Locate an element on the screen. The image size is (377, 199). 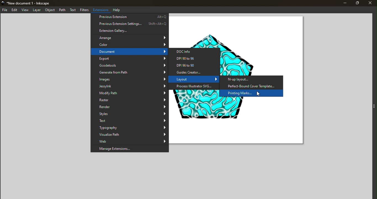
View is located at coordinates (26, 10).